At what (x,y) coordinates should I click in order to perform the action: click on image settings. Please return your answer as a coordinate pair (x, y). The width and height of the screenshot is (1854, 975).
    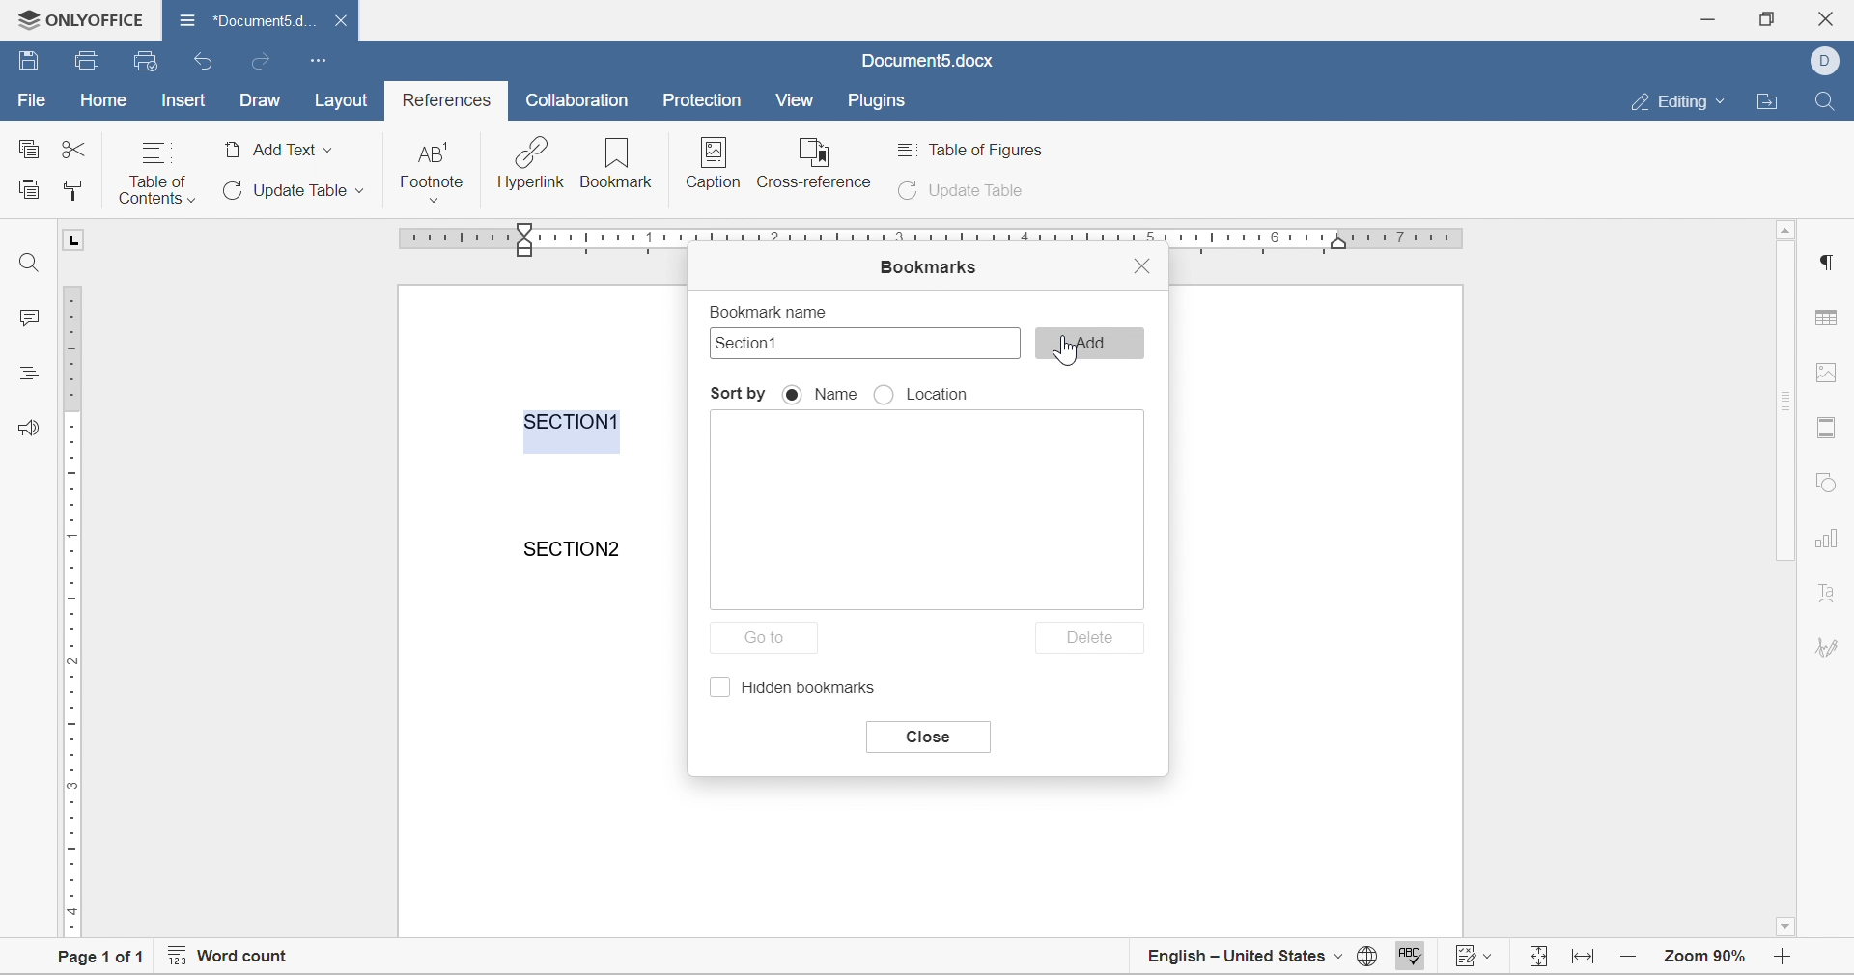
    Looking at the image, I should click on (1823, 372).